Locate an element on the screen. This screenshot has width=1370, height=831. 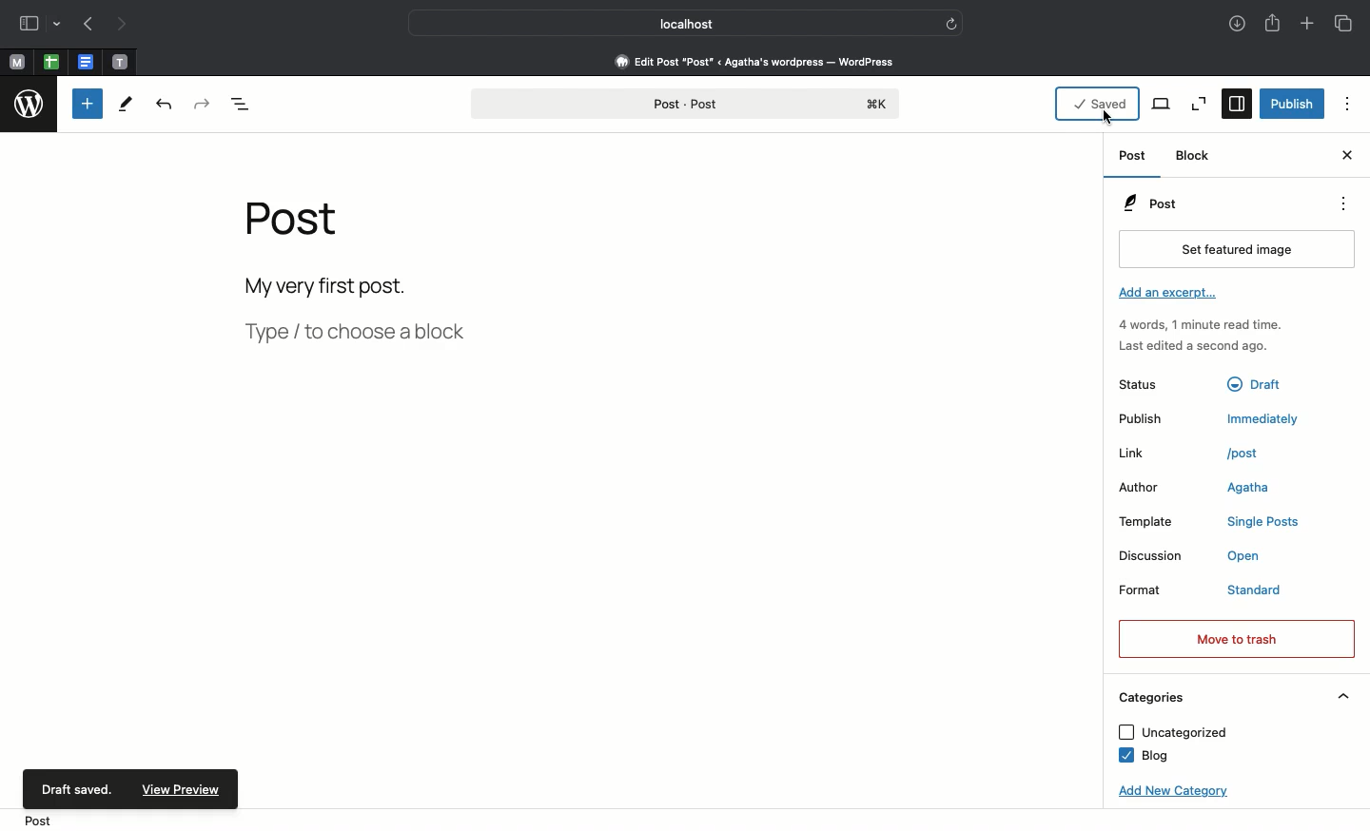
Pinned tab is located at coordinates (120, 61).